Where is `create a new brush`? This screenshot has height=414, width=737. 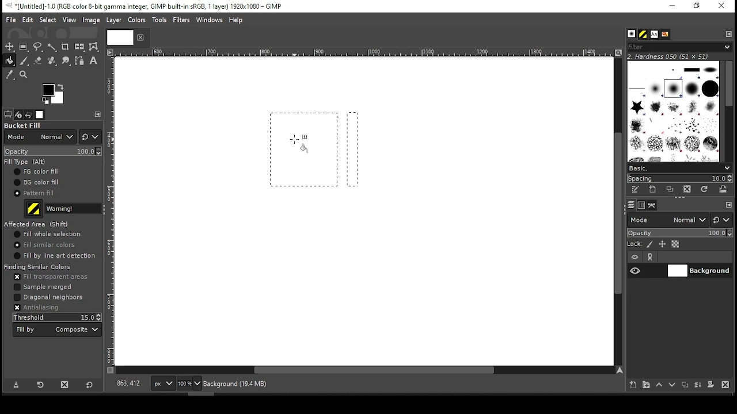 create a new brush is located at coordinates (654, 189).